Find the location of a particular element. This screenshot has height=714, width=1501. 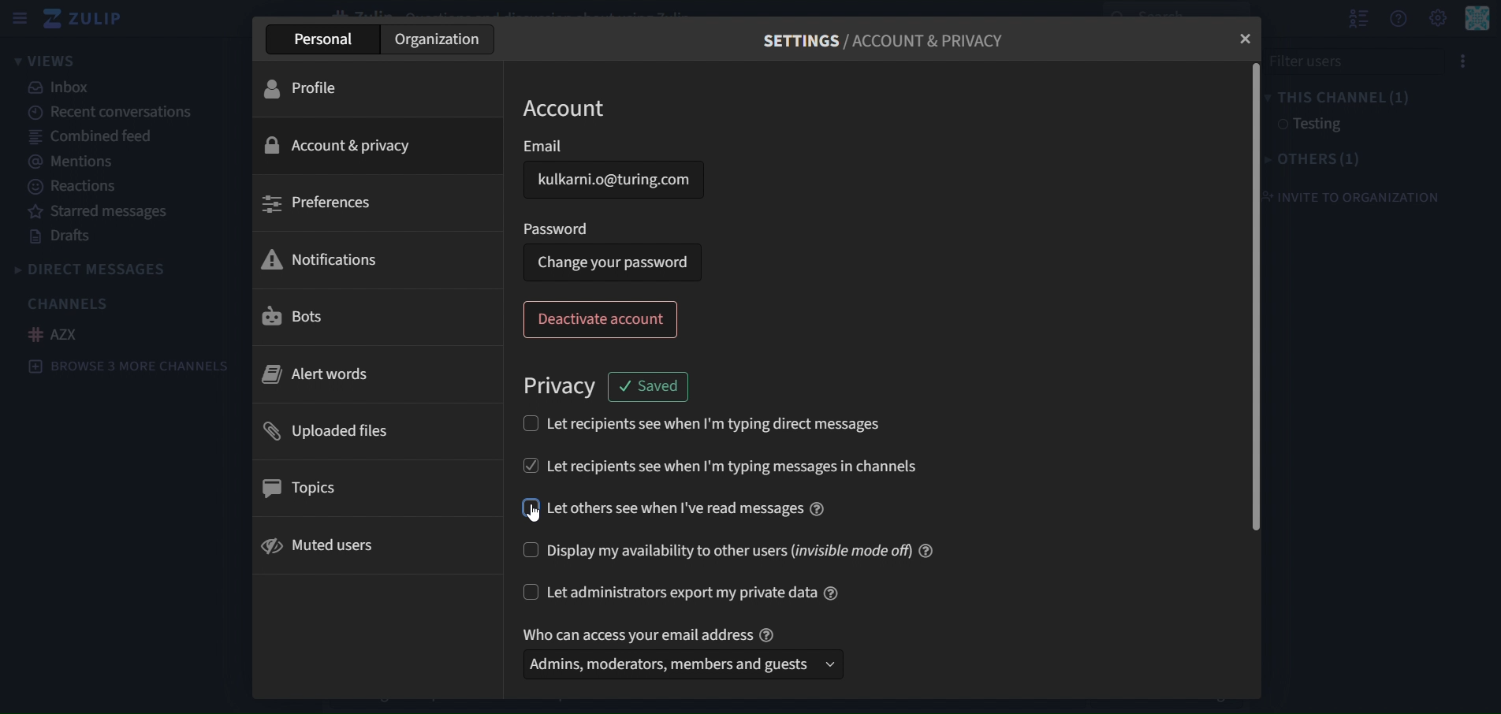

notifications is located at coordinates (325, 259).